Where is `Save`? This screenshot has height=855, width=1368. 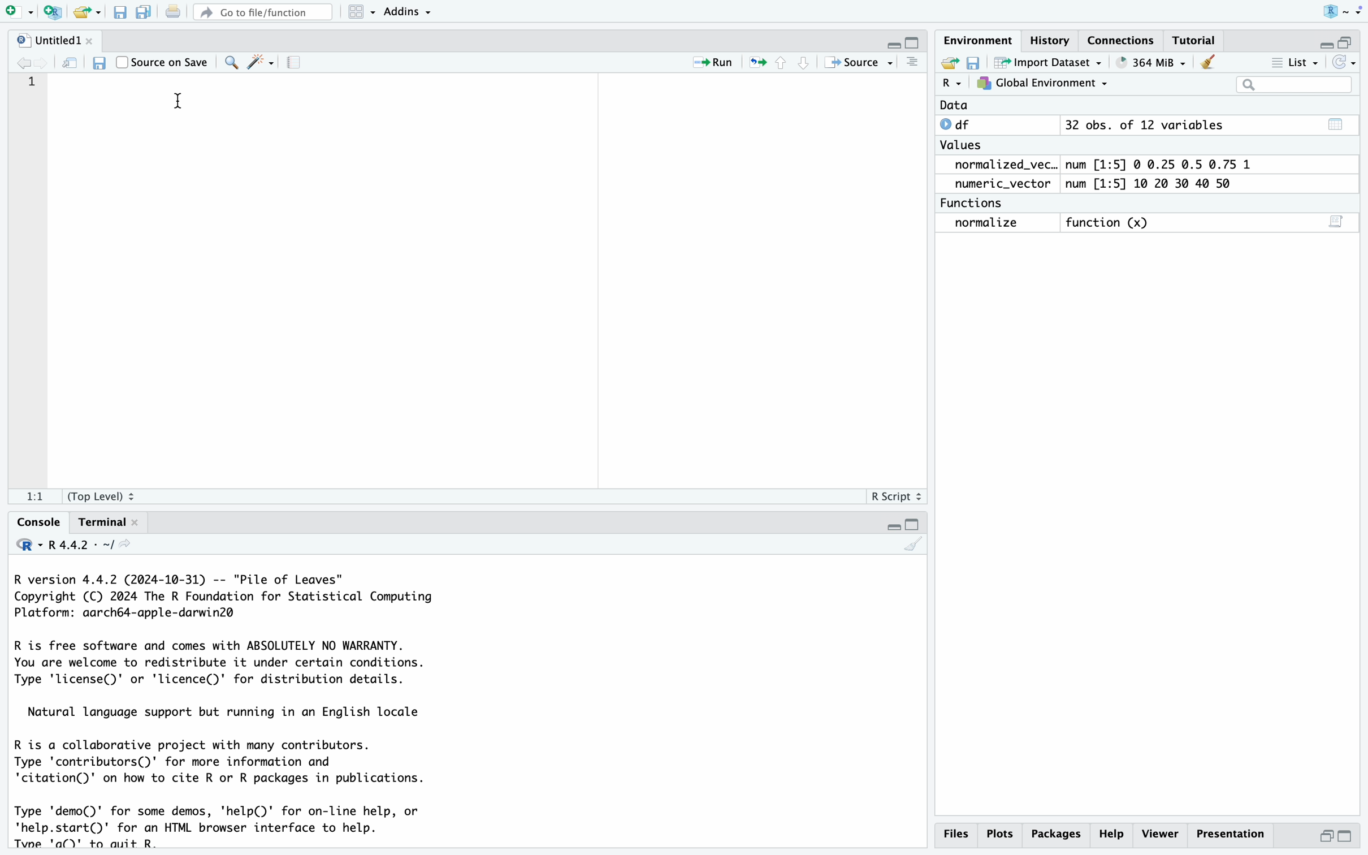
Save is located at coordinates (120, 13).